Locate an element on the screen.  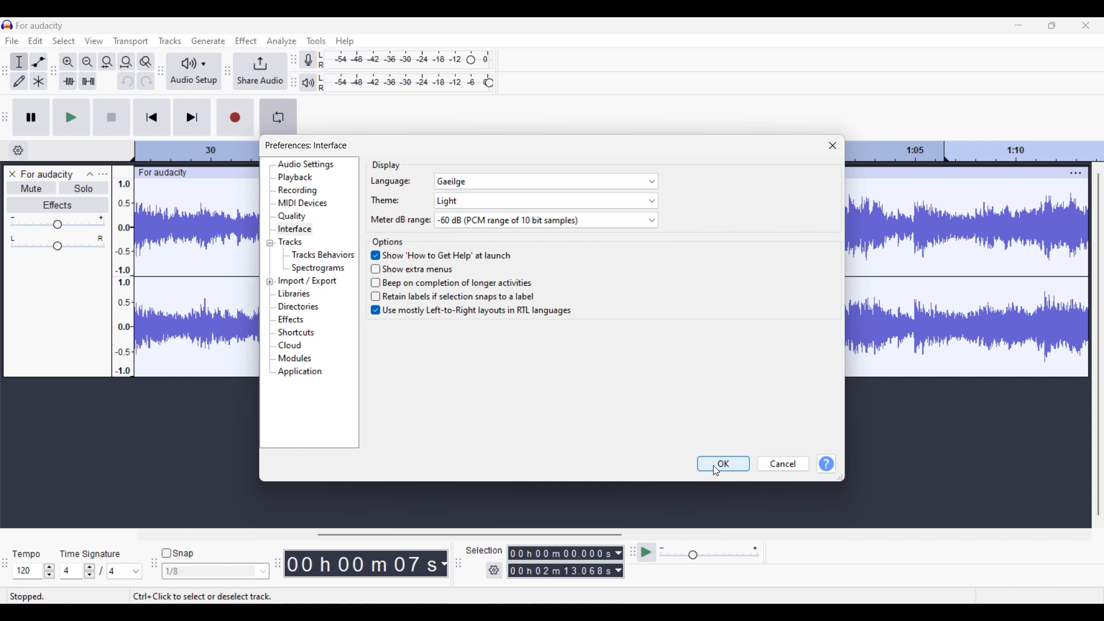
Cursor clicking on OK is located at coordinates (717, 471).